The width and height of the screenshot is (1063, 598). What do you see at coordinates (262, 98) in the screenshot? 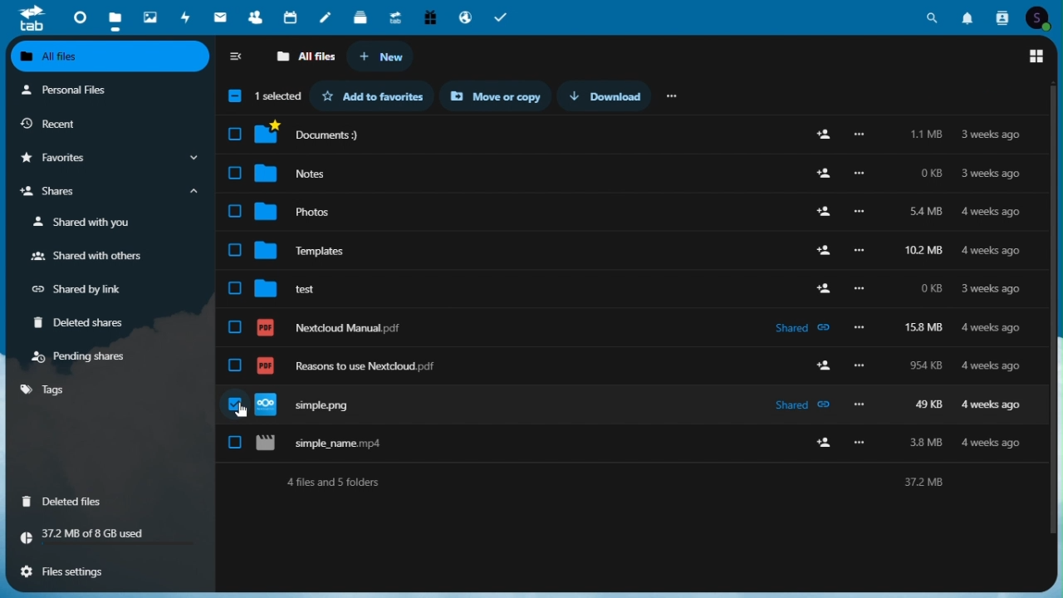
I see `1 selected` at bounding box center [262, 98].